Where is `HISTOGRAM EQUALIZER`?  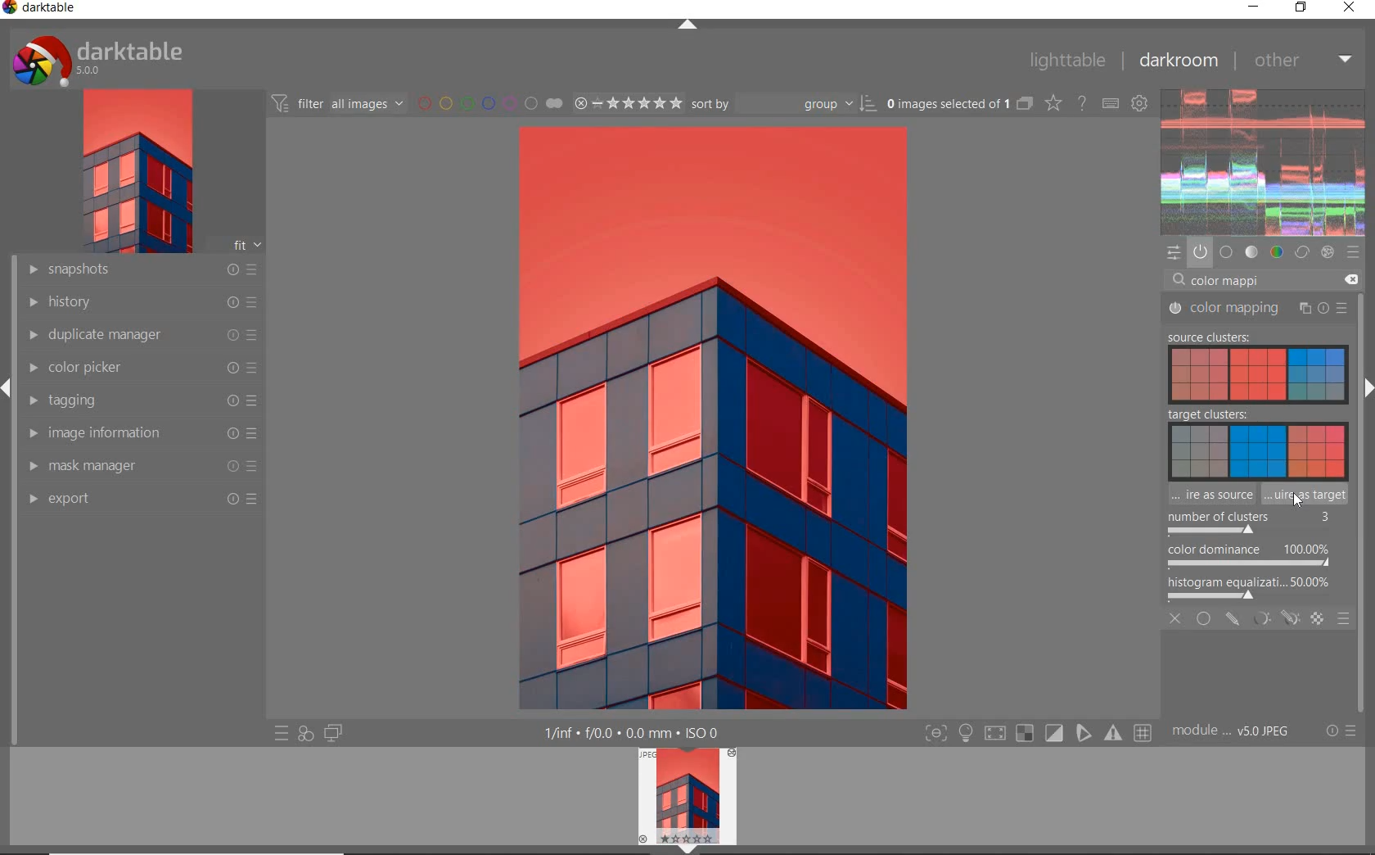 HISTOGRAM EQUALIZER is located at coordinates (1251, 587).